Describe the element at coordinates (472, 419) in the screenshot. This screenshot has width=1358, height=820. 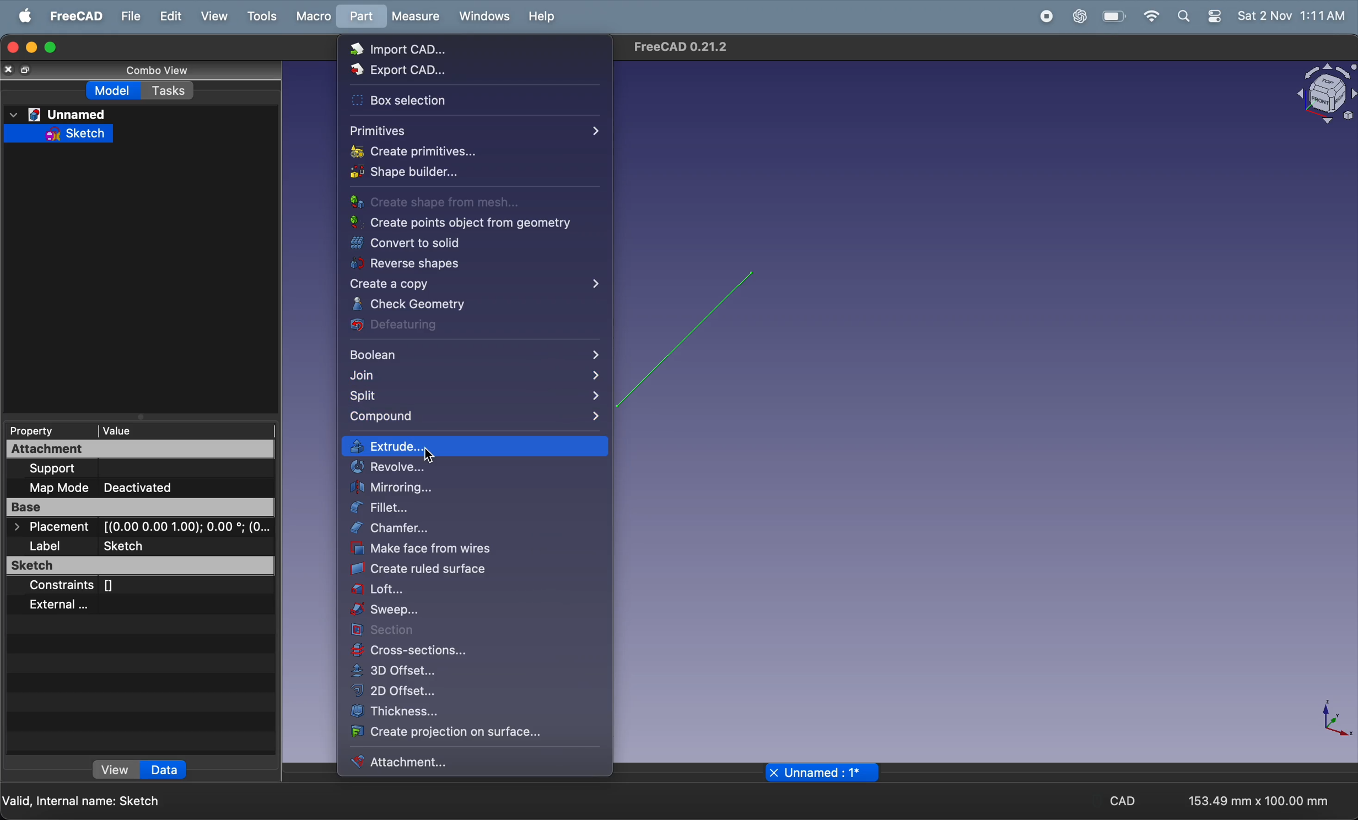
I see `compound` at that location.